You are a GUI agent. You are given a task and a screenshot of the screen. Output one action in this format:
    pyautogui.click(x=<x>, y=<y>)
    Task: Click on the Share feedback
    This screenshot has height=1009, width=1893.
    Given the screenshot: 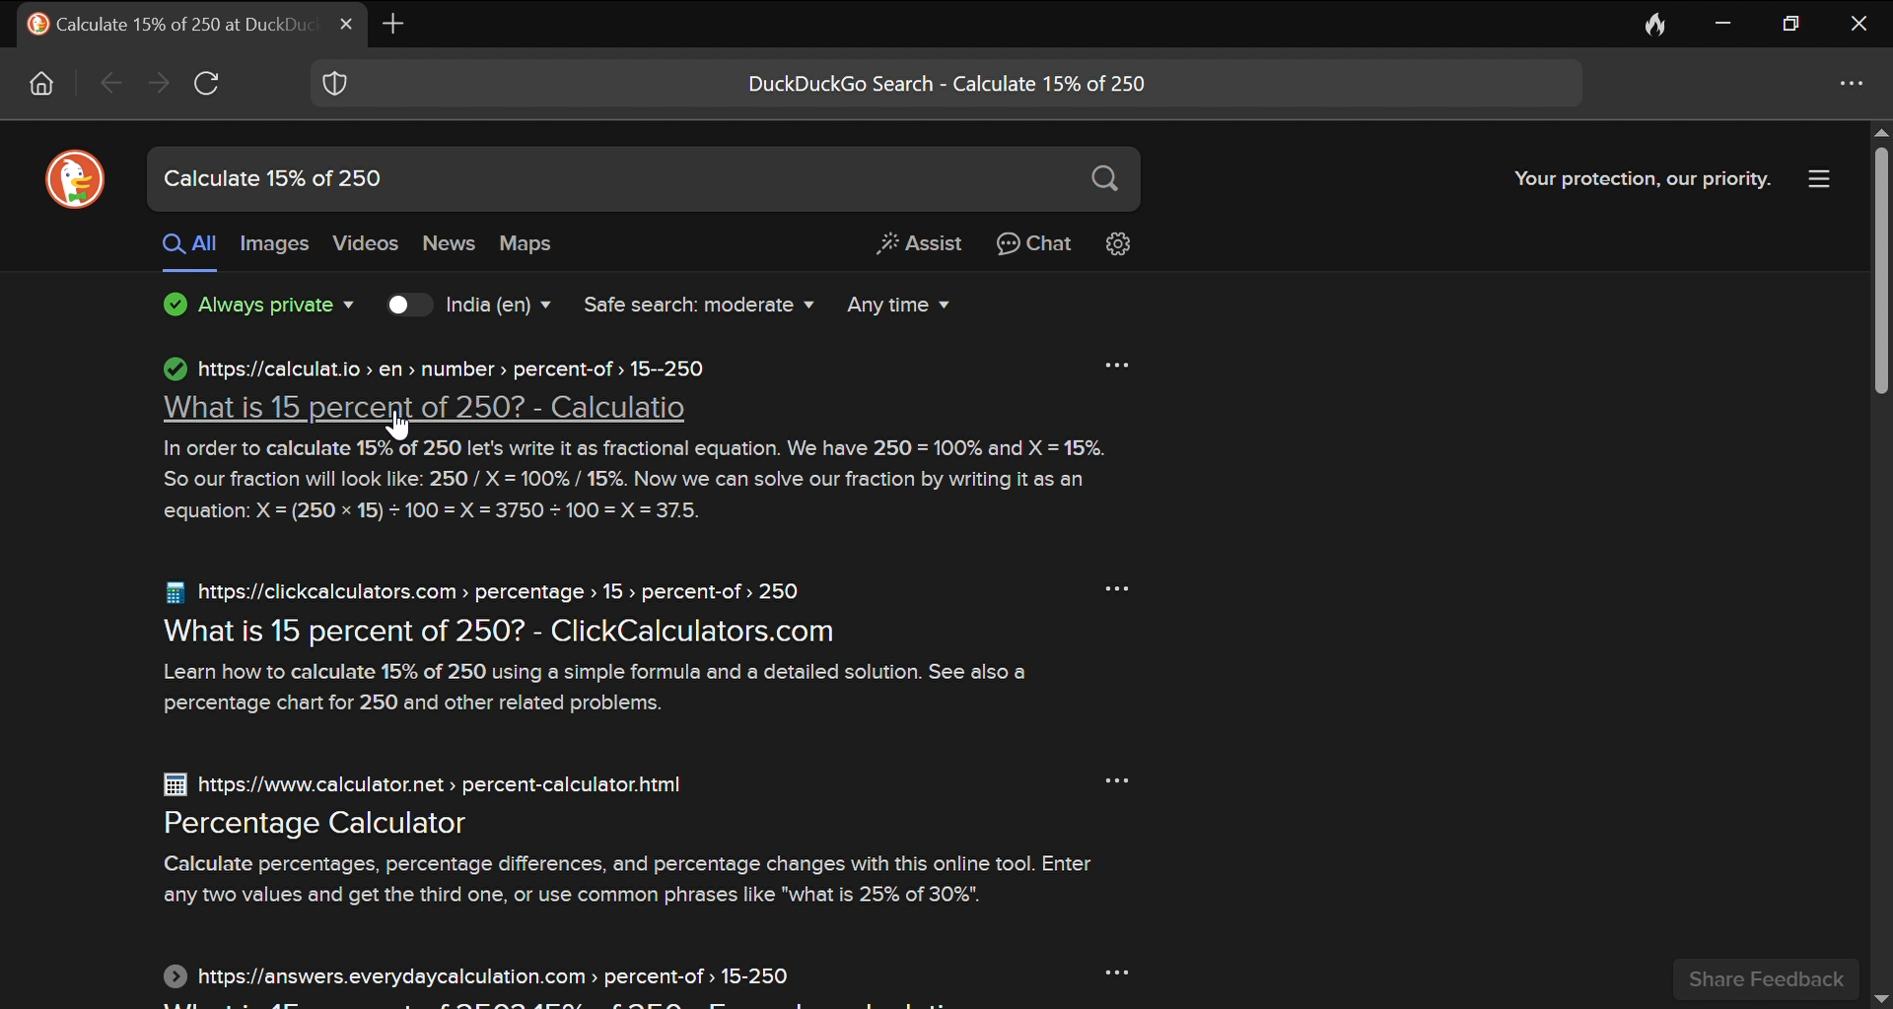 What is the action you would take?
    pyautogui.click(x=1765, y=980)
    